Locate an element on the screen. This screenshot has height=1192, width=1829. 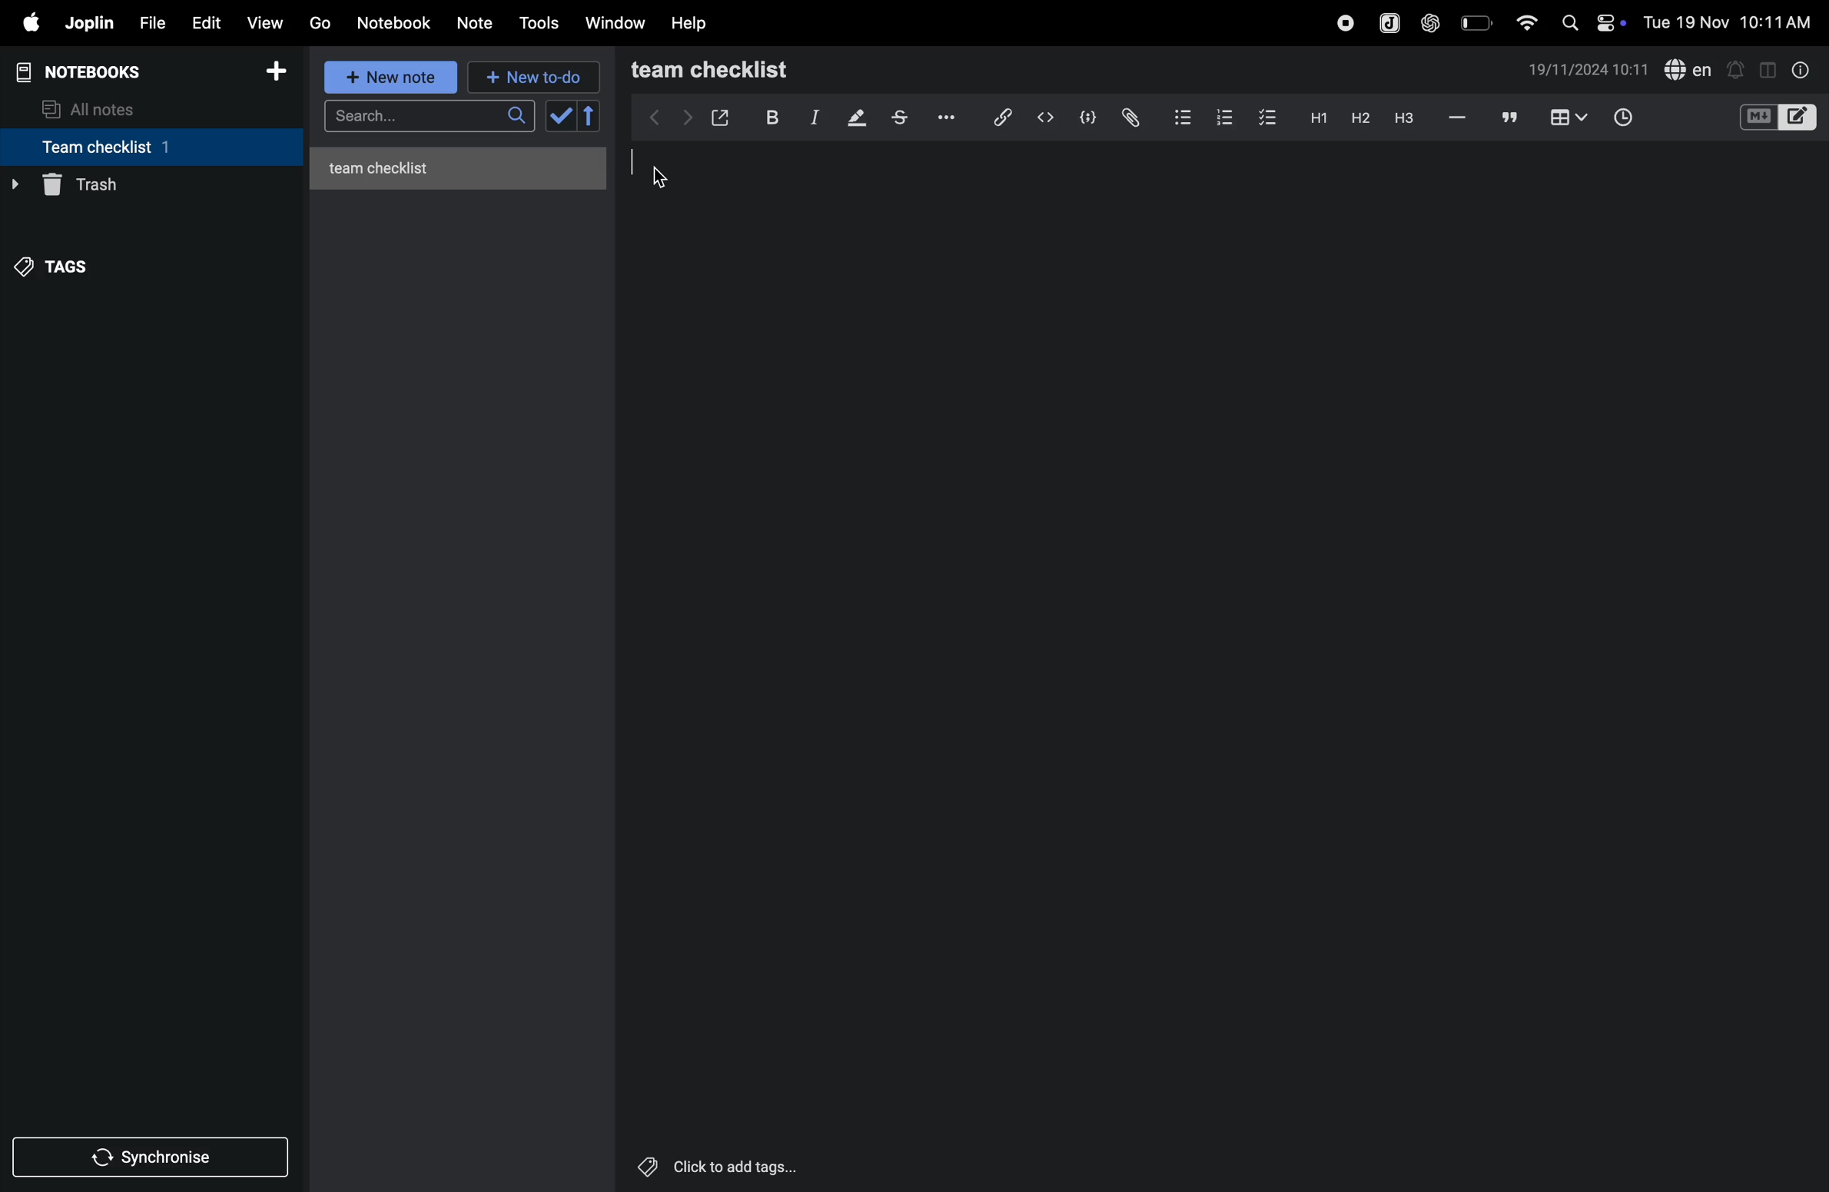
bullet list is located at coordinates (1179, 117).